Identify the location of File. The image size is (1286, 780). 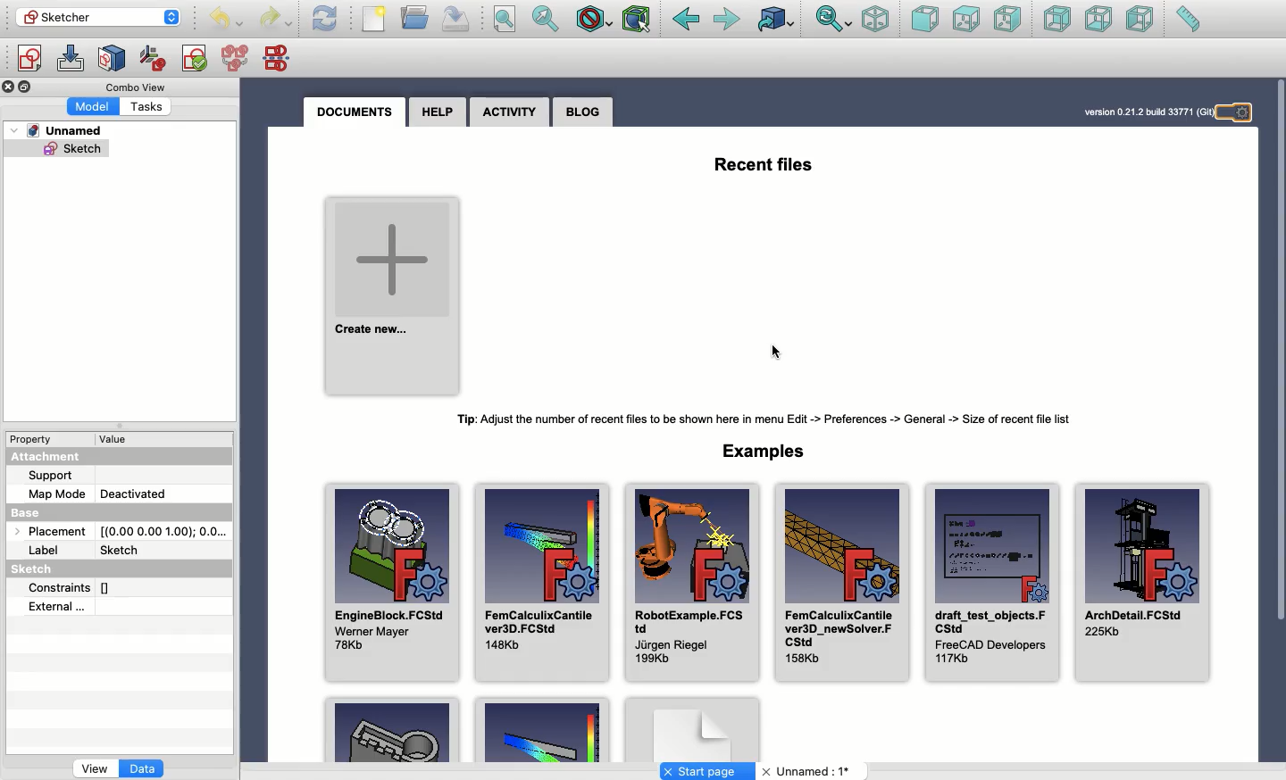
(375, 21).